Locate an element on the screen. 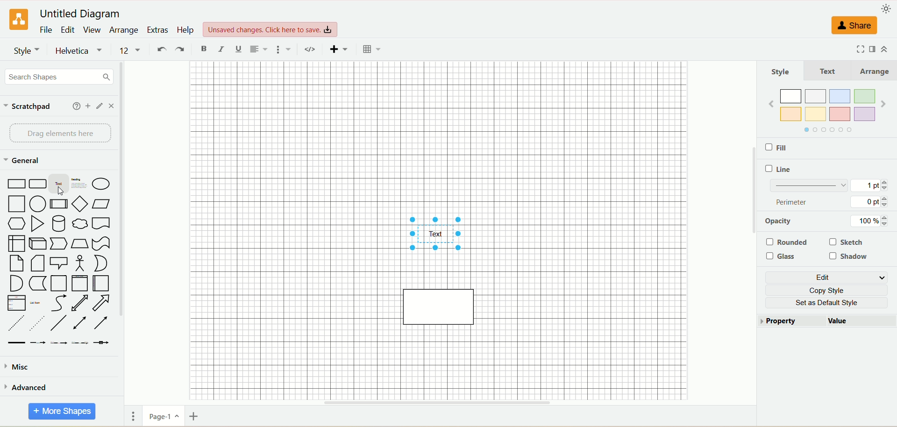 The height and width of the screenshot is (427, 897). circle is located at coordinates (102, 183).